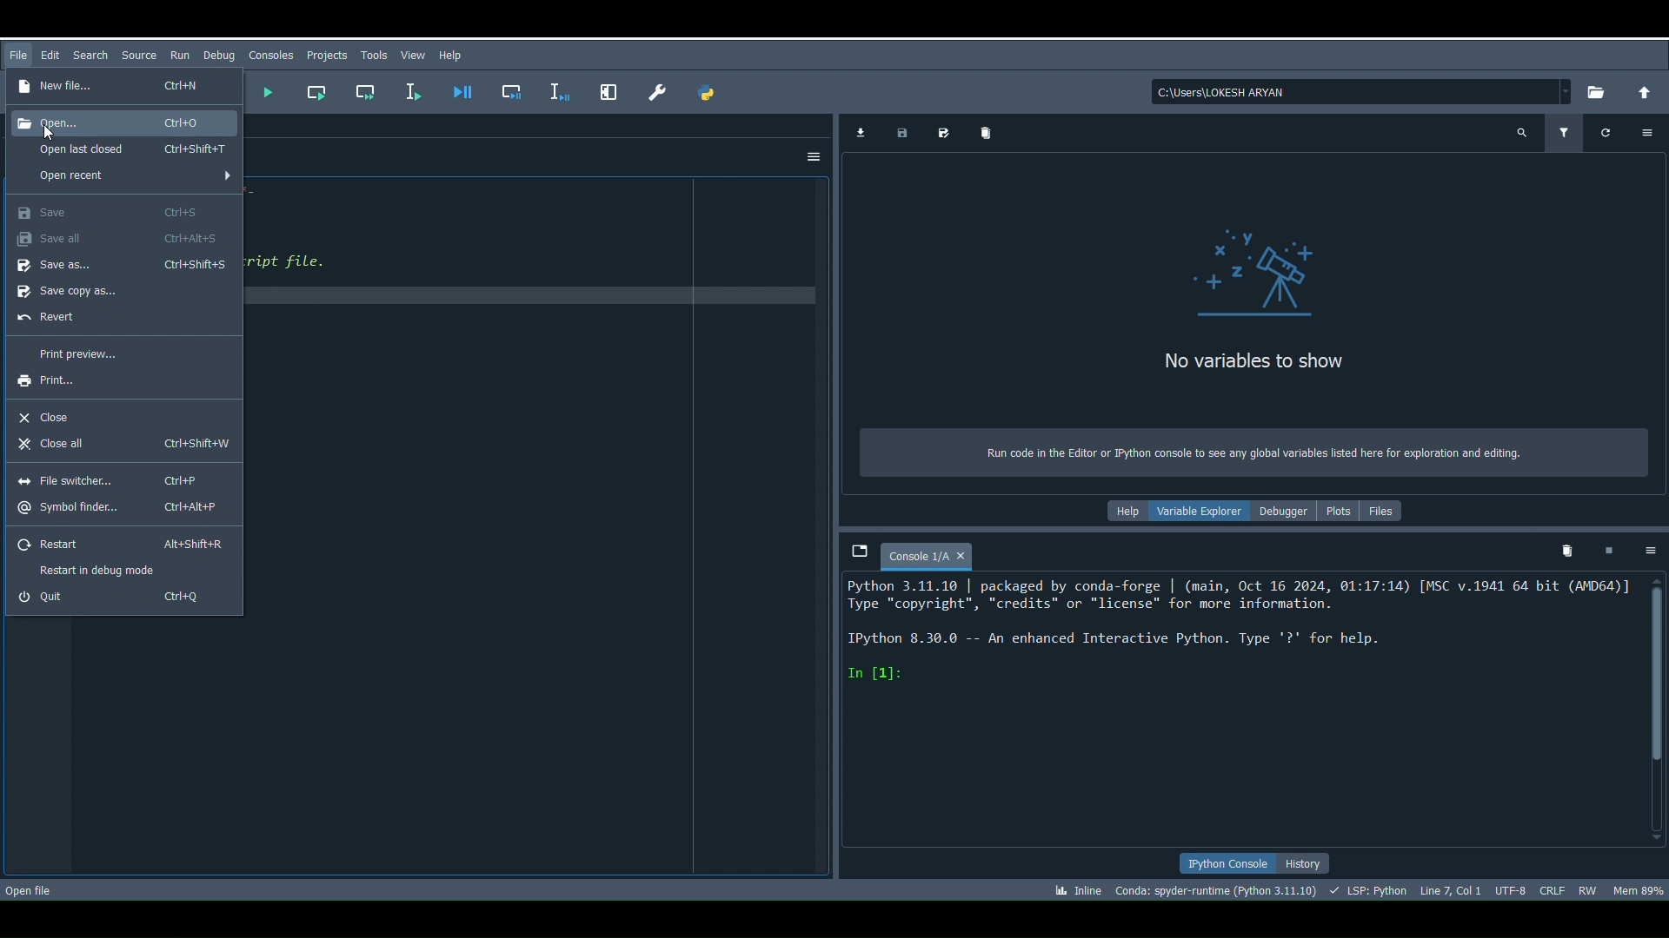 This screenshot has width=1669, height=938. I want to click on Cursor position, so click(1453, 892).